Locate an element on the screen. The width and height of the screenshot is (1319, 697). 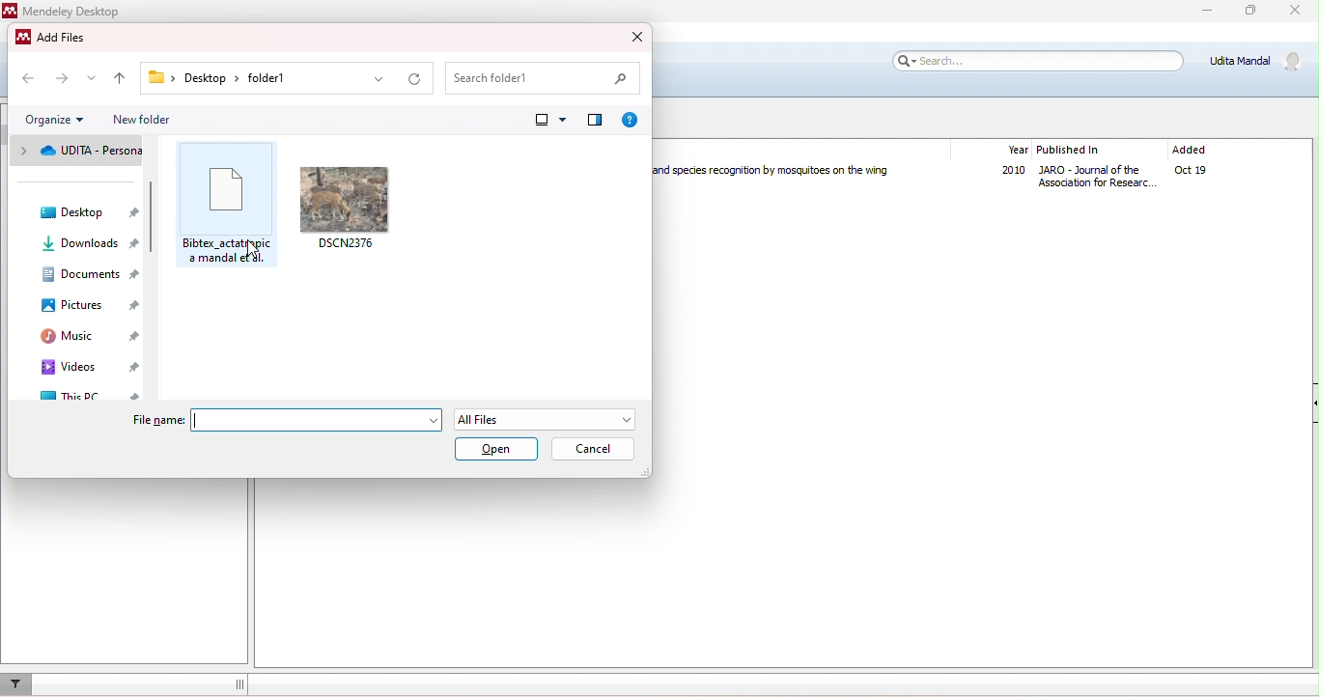
organize is located at coordinates (56, 119).